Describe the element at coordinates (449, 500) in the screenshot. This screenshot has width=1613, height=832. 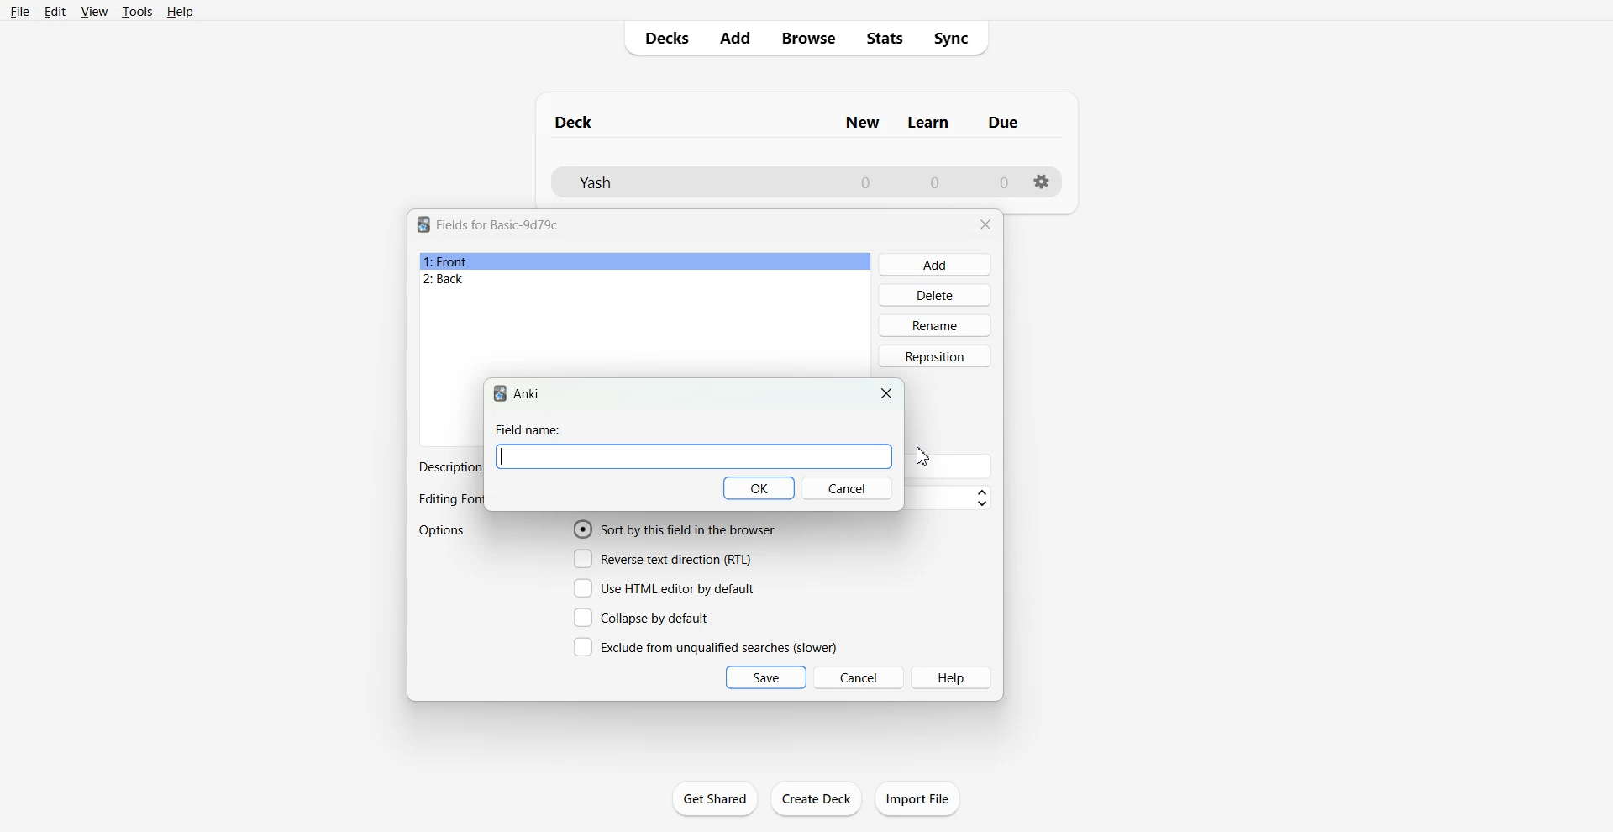
I see `Text` at that location.